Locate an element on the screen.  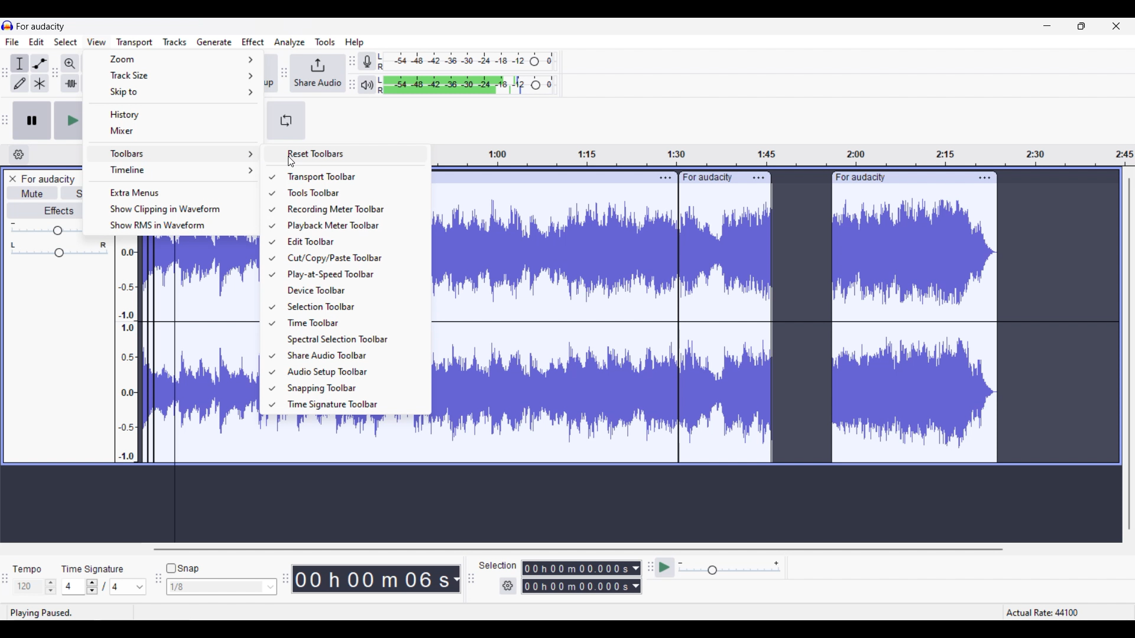
Playback meter toolbar is located at coordinates (351, 226).